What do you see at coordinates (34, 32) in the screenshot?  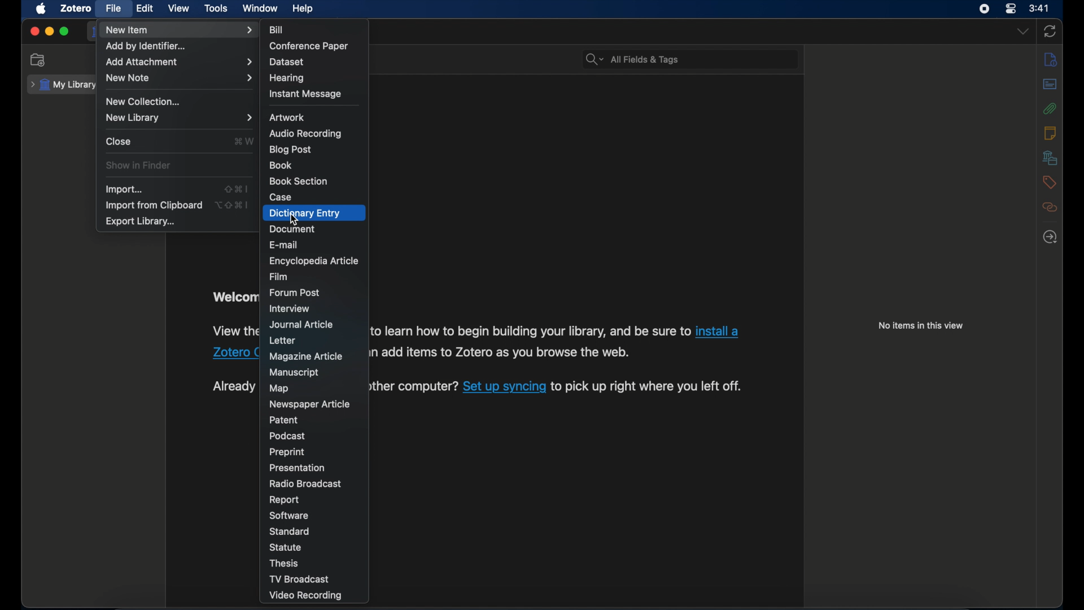 I see `close` at bounding box center [34, 32].